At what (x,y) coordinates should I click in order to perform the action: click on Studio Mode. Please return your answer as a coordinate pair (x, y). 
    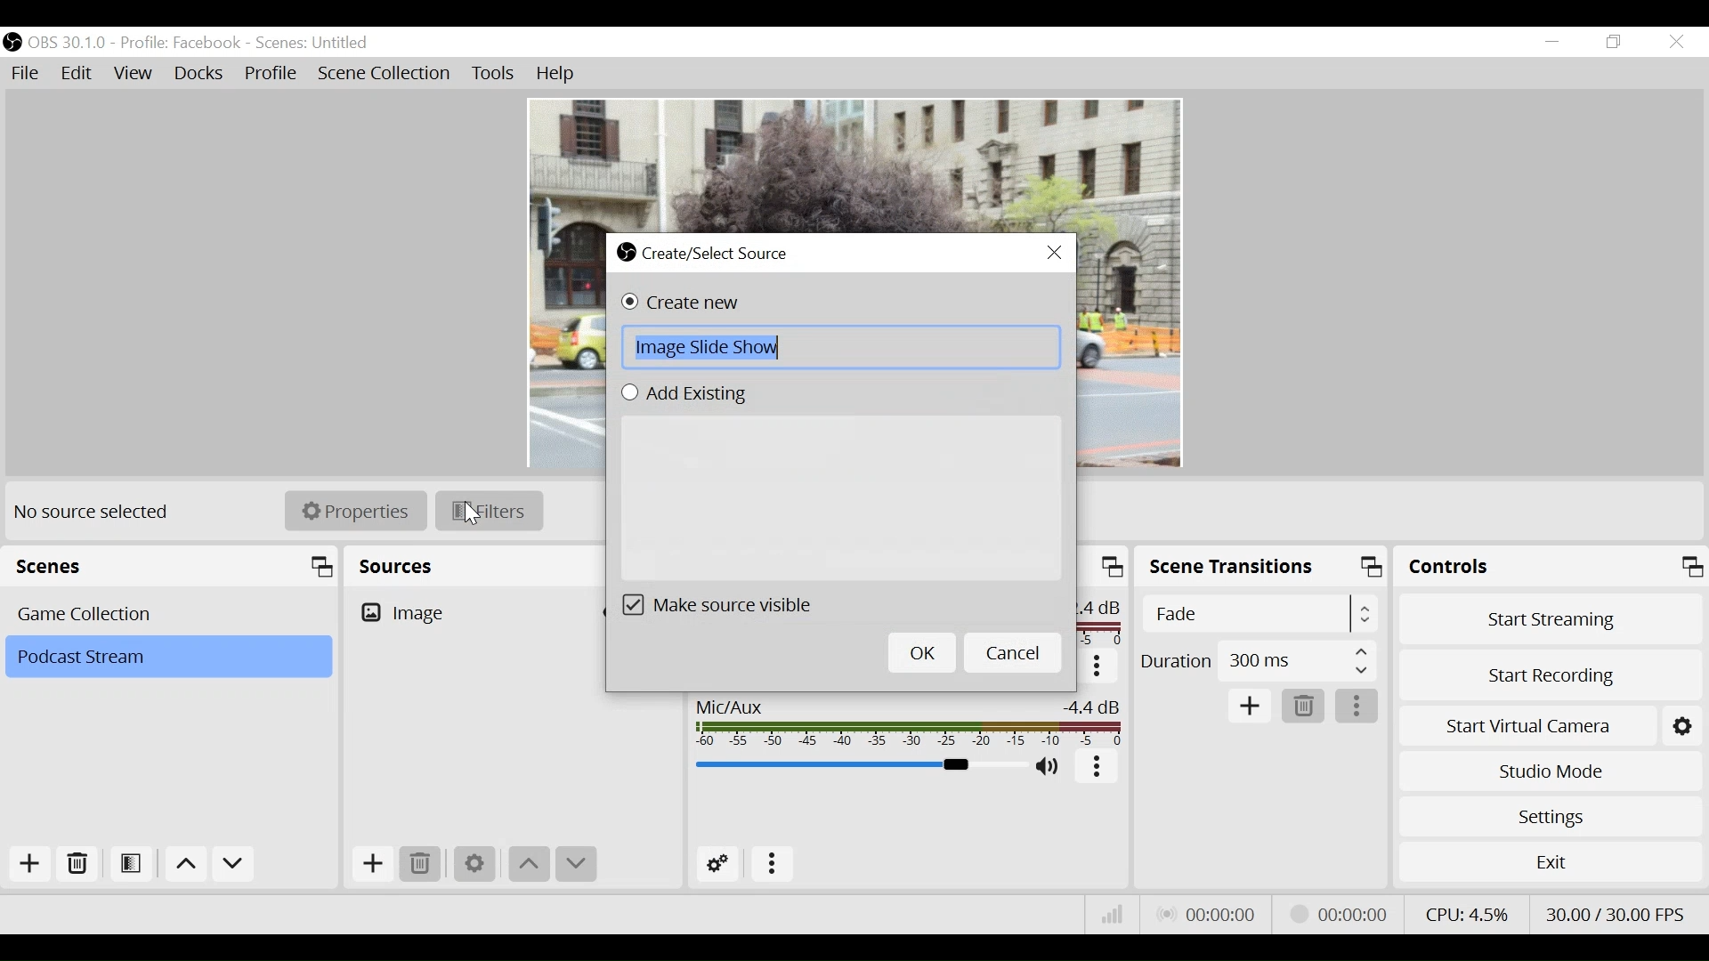
    Looking at the image, I should click on (1551, 769).